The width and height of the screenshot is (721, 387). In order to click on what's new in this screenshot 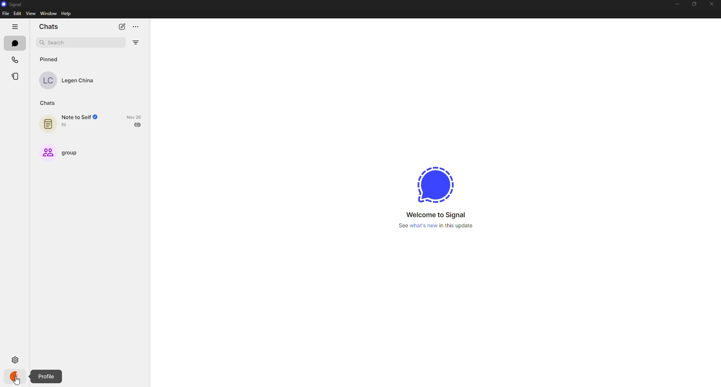, I will do `click(435, 225)`.